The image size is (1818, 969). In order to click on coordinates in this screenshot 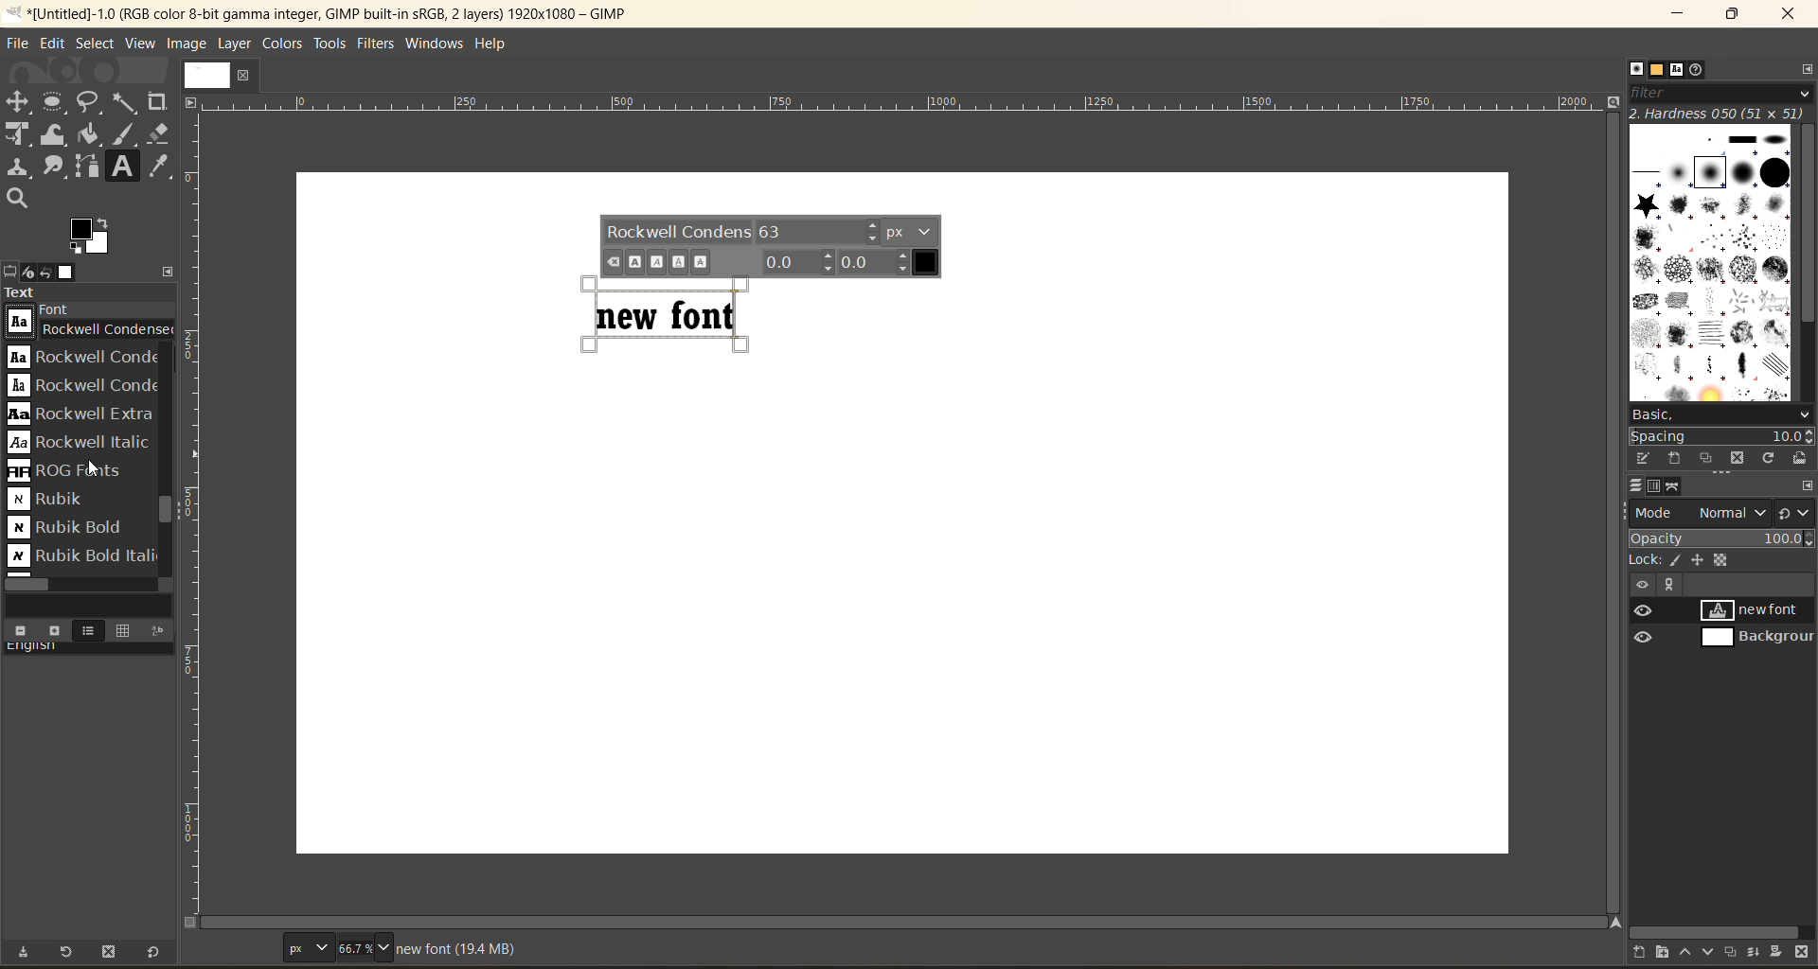, I will do `click(241, 949)`.